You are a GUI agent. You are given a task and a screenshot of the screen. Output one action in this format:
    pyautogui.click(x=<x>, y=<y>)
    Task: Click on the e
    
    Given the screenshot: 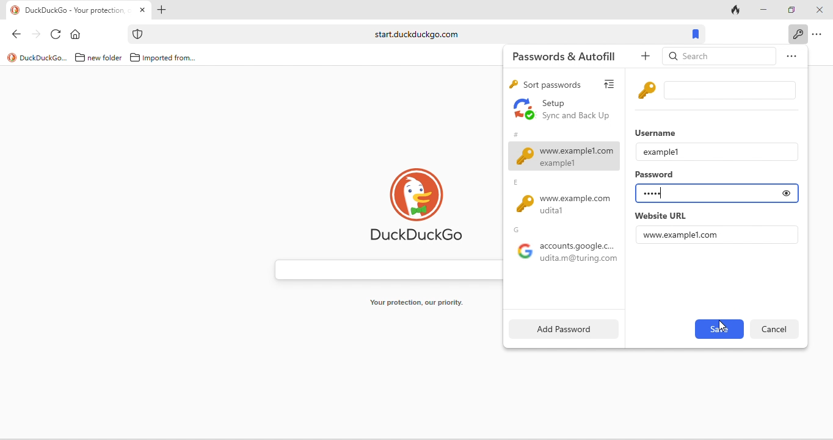 What is the action you would take?
    pyautogui.click(x=518, y=183)
    